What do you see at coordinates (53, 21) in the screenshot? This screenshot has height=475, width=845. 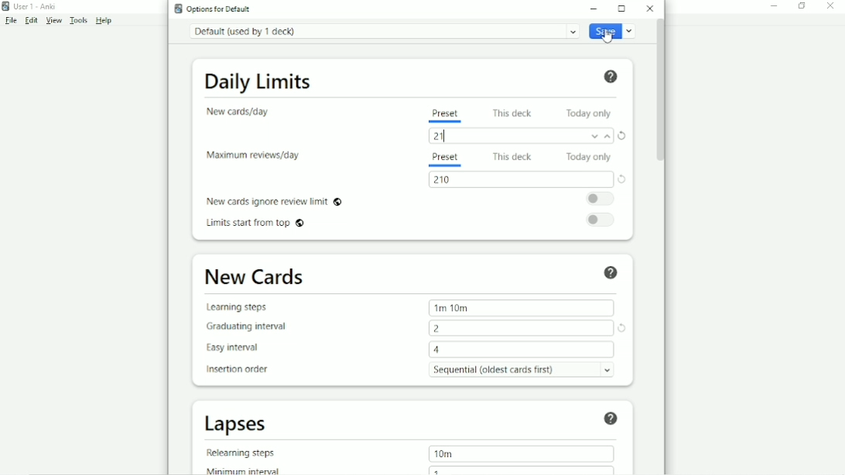 I see `View` at bounding box center [53, 21].